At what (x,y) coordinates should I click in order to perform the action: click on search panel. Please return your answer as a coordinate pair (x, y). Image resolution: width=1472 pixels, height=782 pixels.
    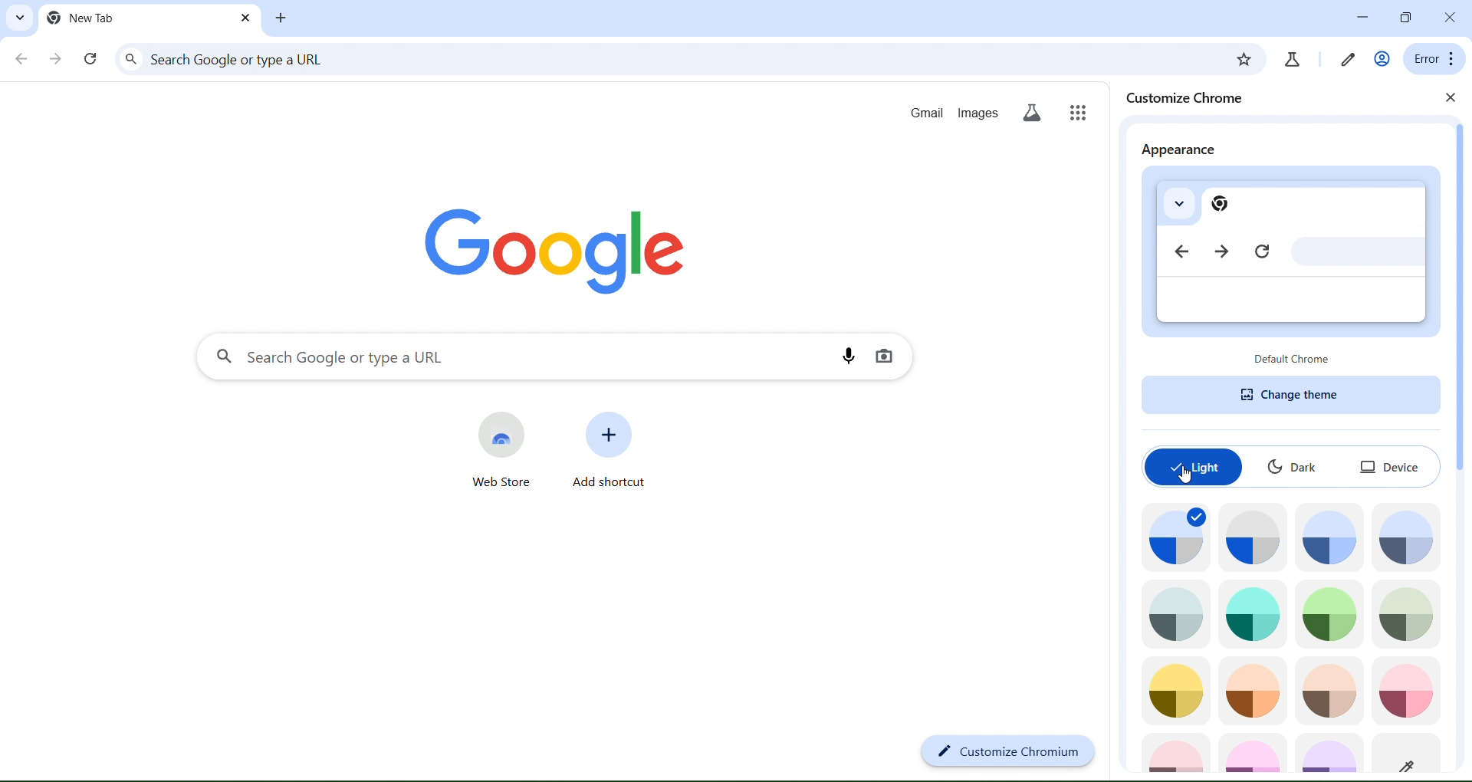
    Looking at the image, I should click on (669, 61).